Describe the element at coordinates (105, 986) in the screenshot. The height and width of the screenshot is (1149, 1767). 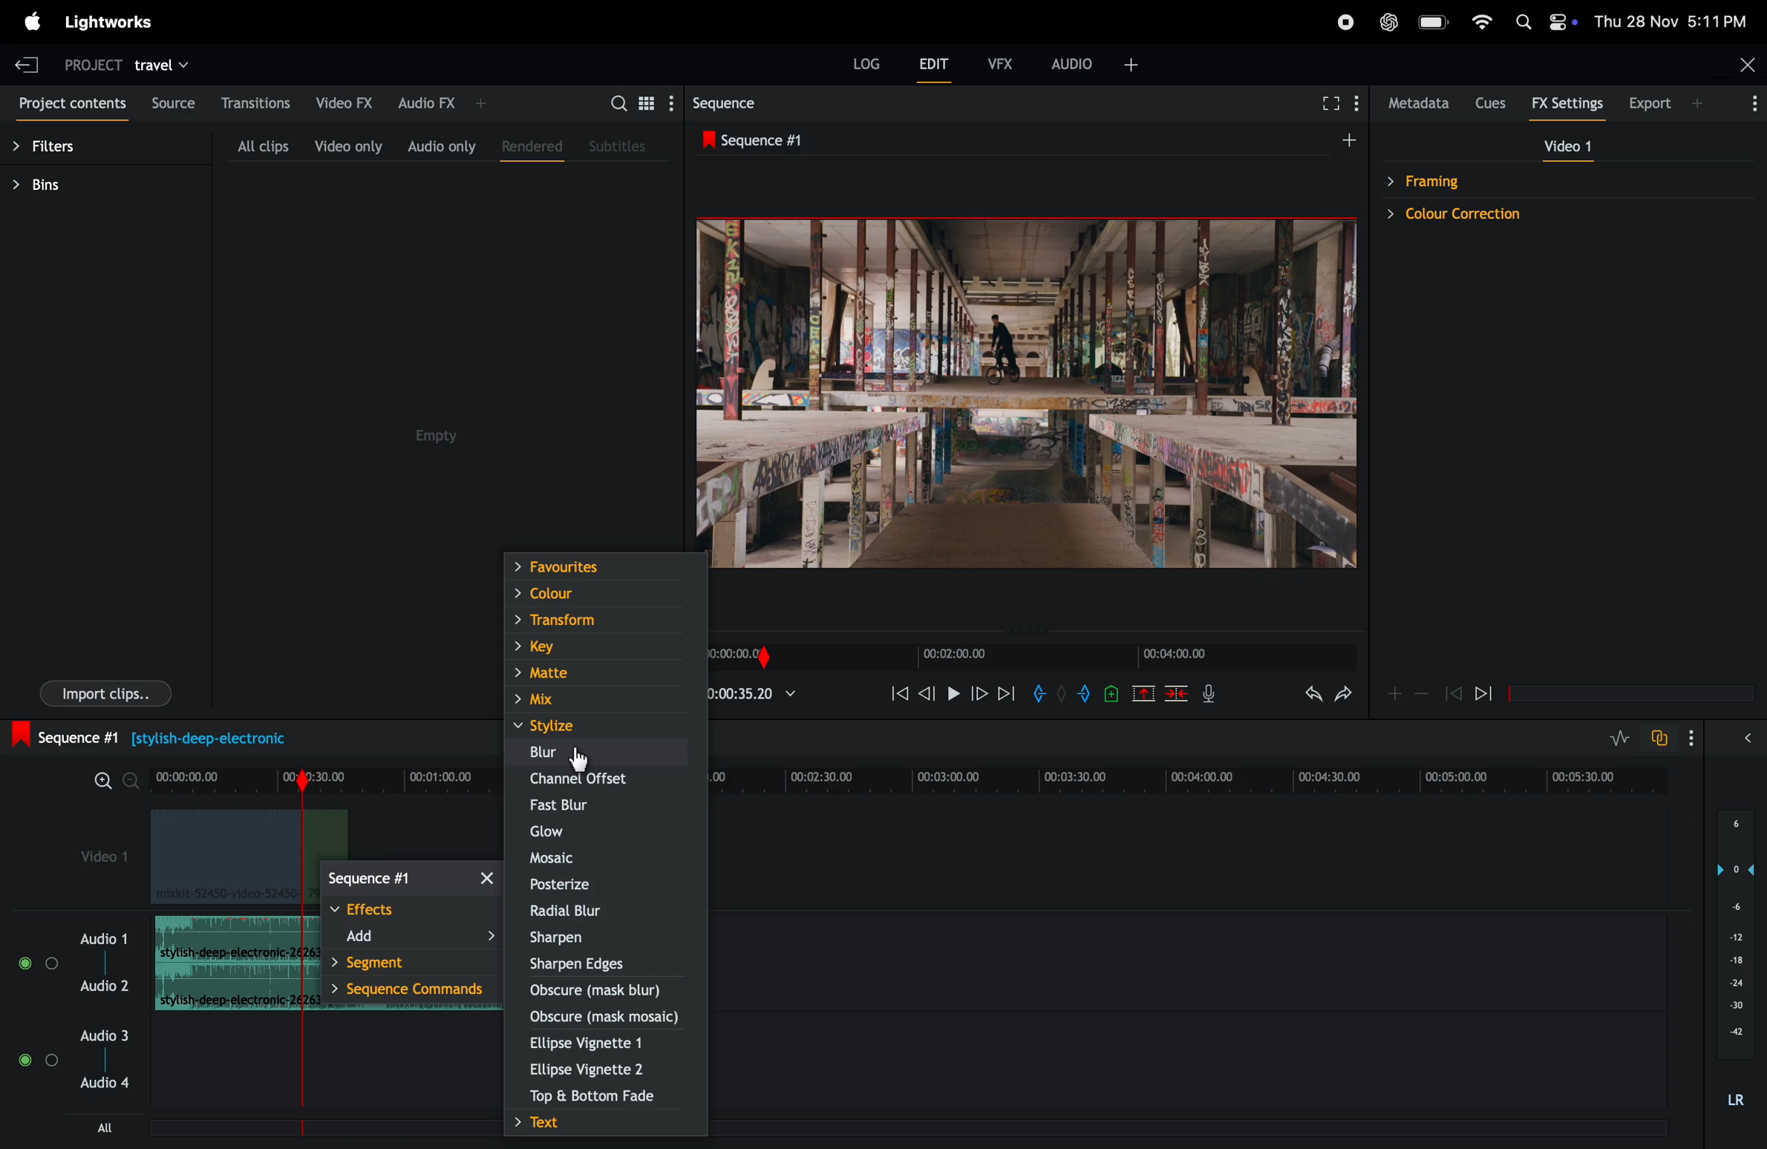
I see `Audio 2` at that location.